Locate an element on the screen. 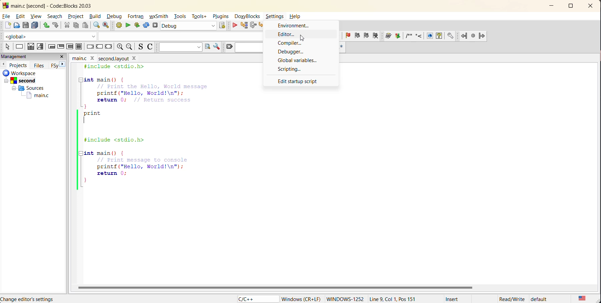 This screenshot has height=303, width=601. next bookmark is located at coordinates (365, 35).